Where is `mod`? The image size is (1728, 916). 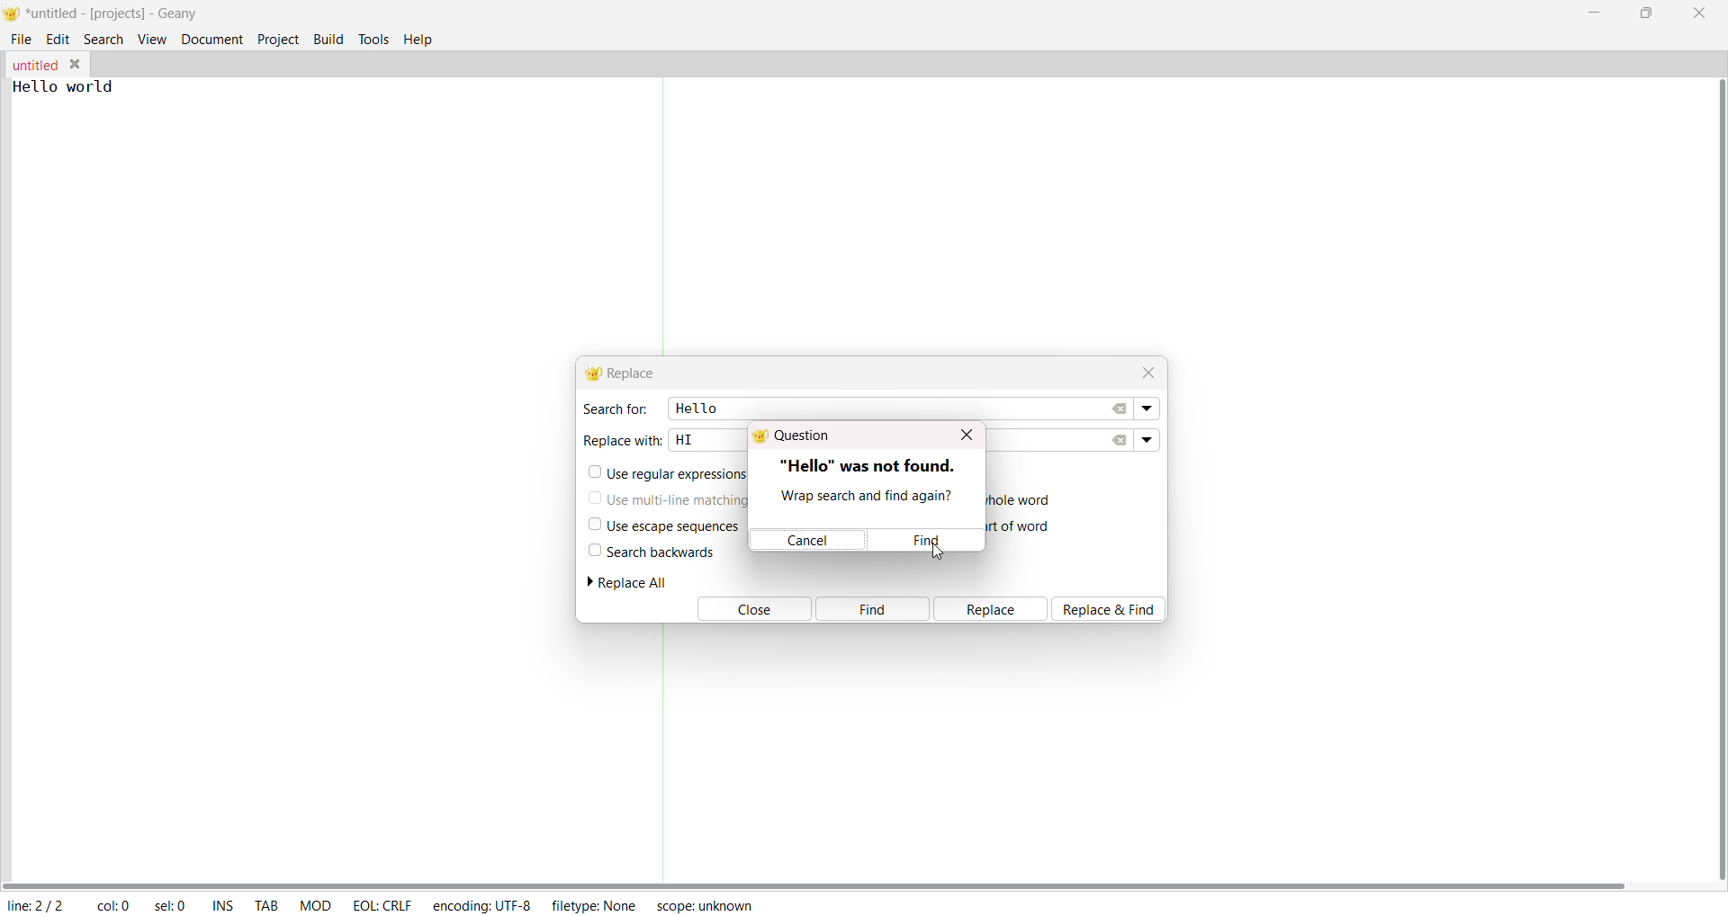 mod is located at coordinates (316, 904).